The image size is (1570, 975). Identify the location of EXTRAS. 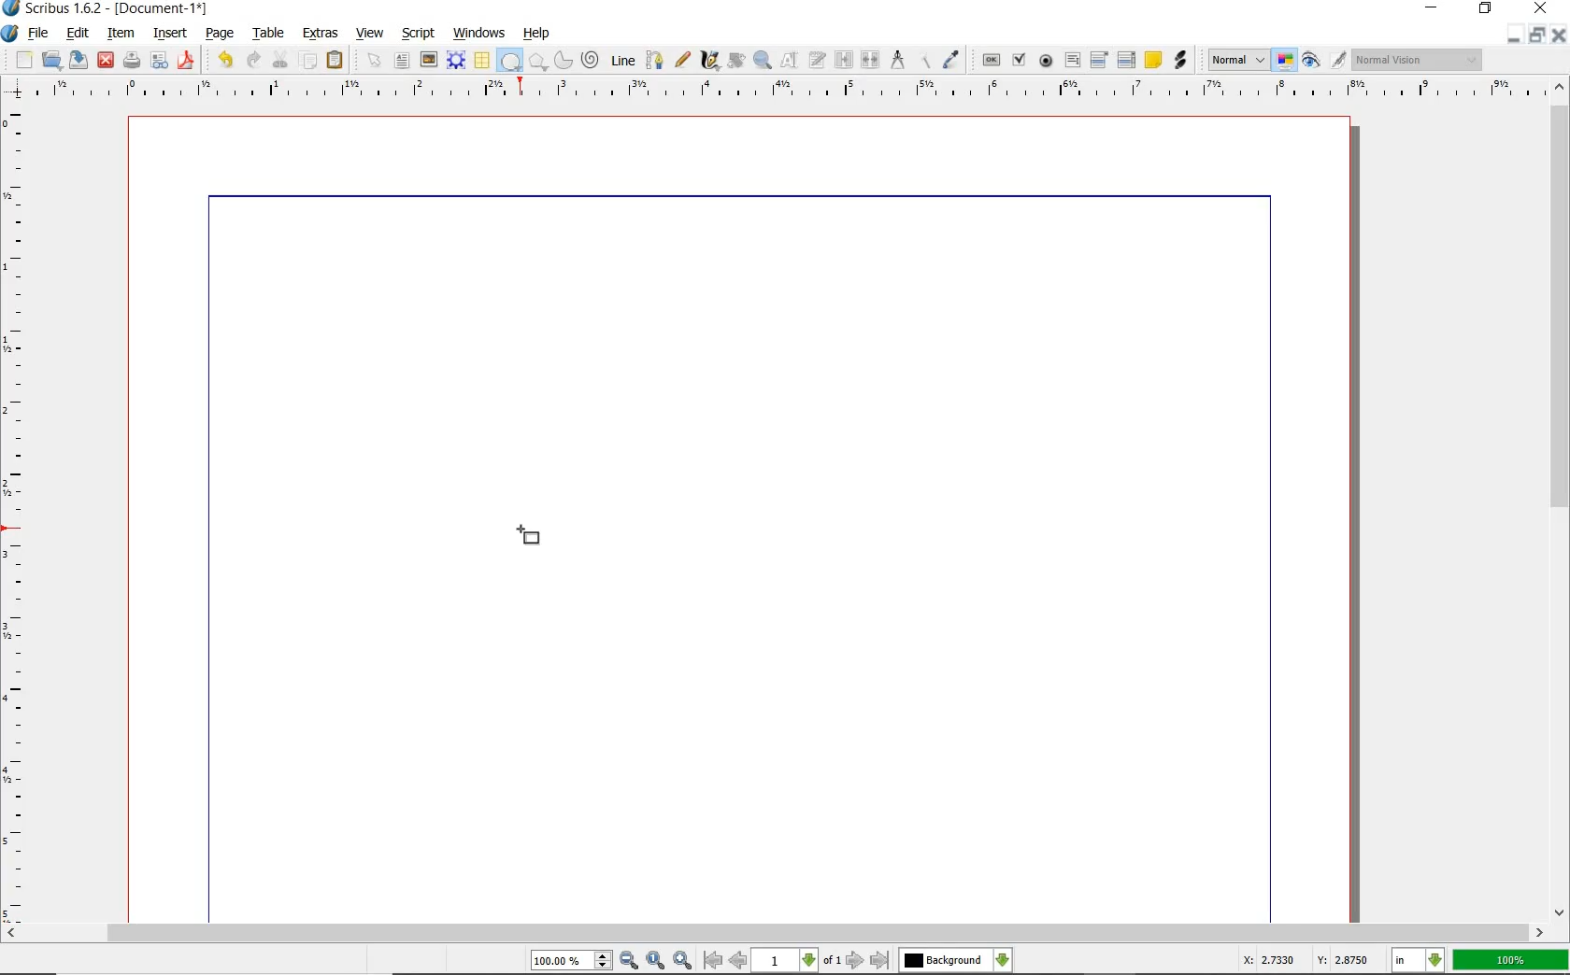
(321, 34).